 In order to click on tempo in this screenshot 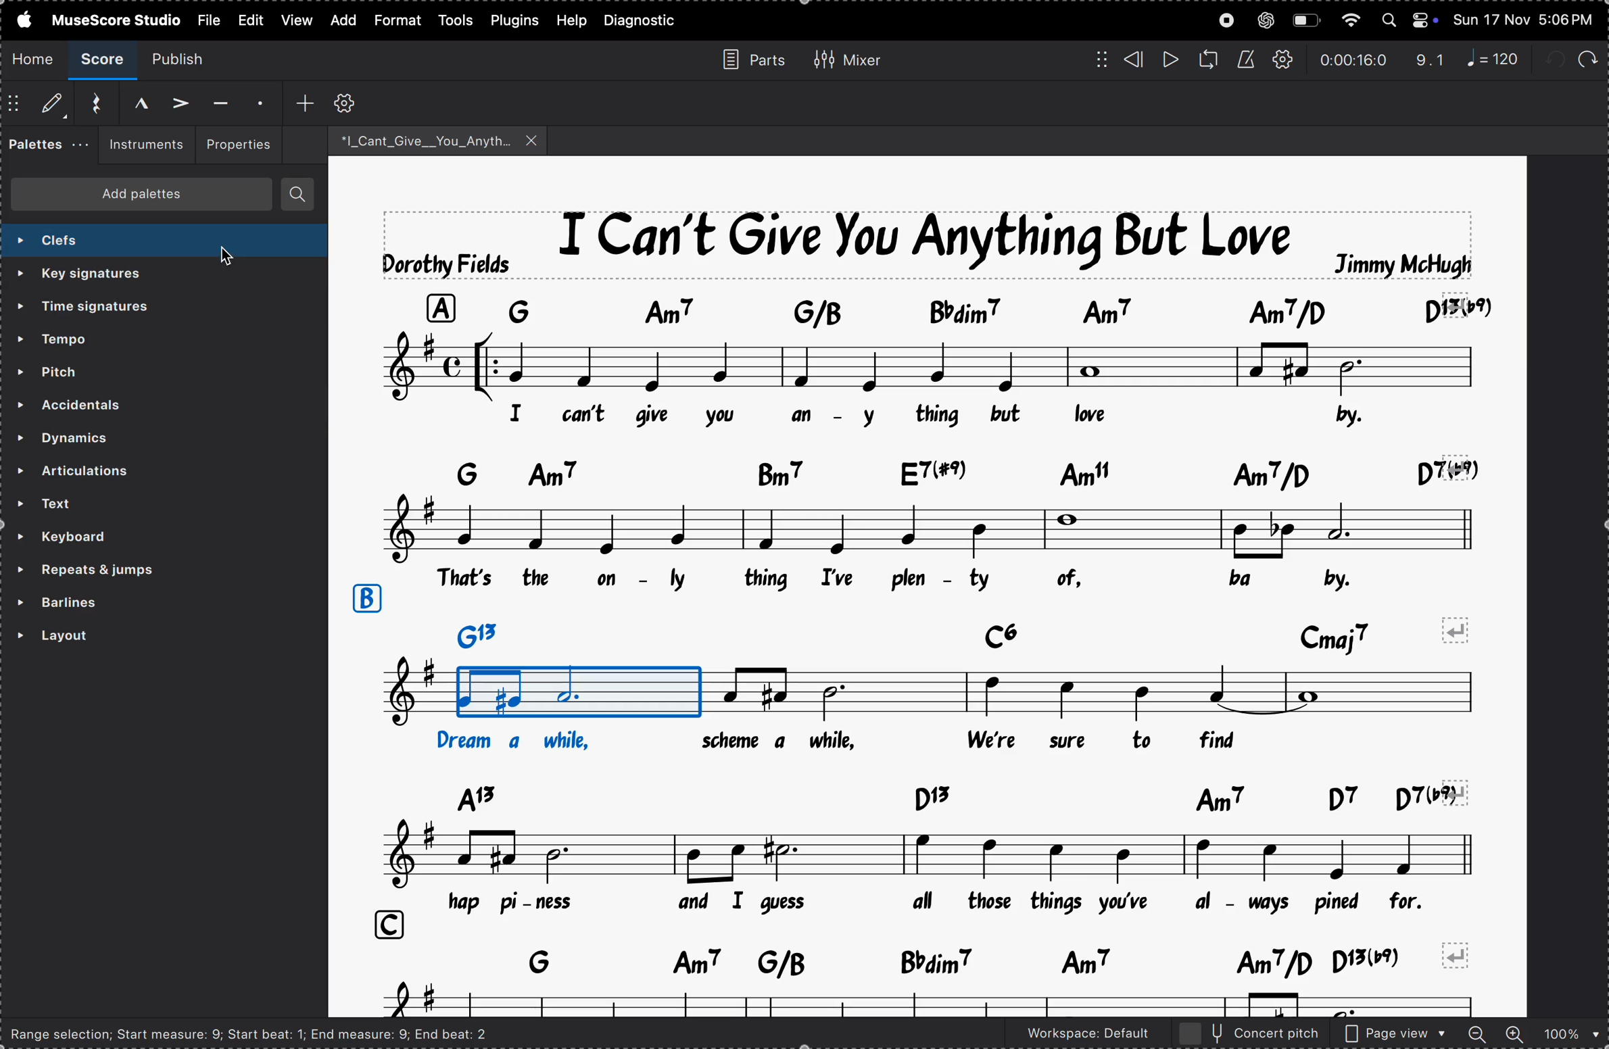, I will do `click(92, 340)`.